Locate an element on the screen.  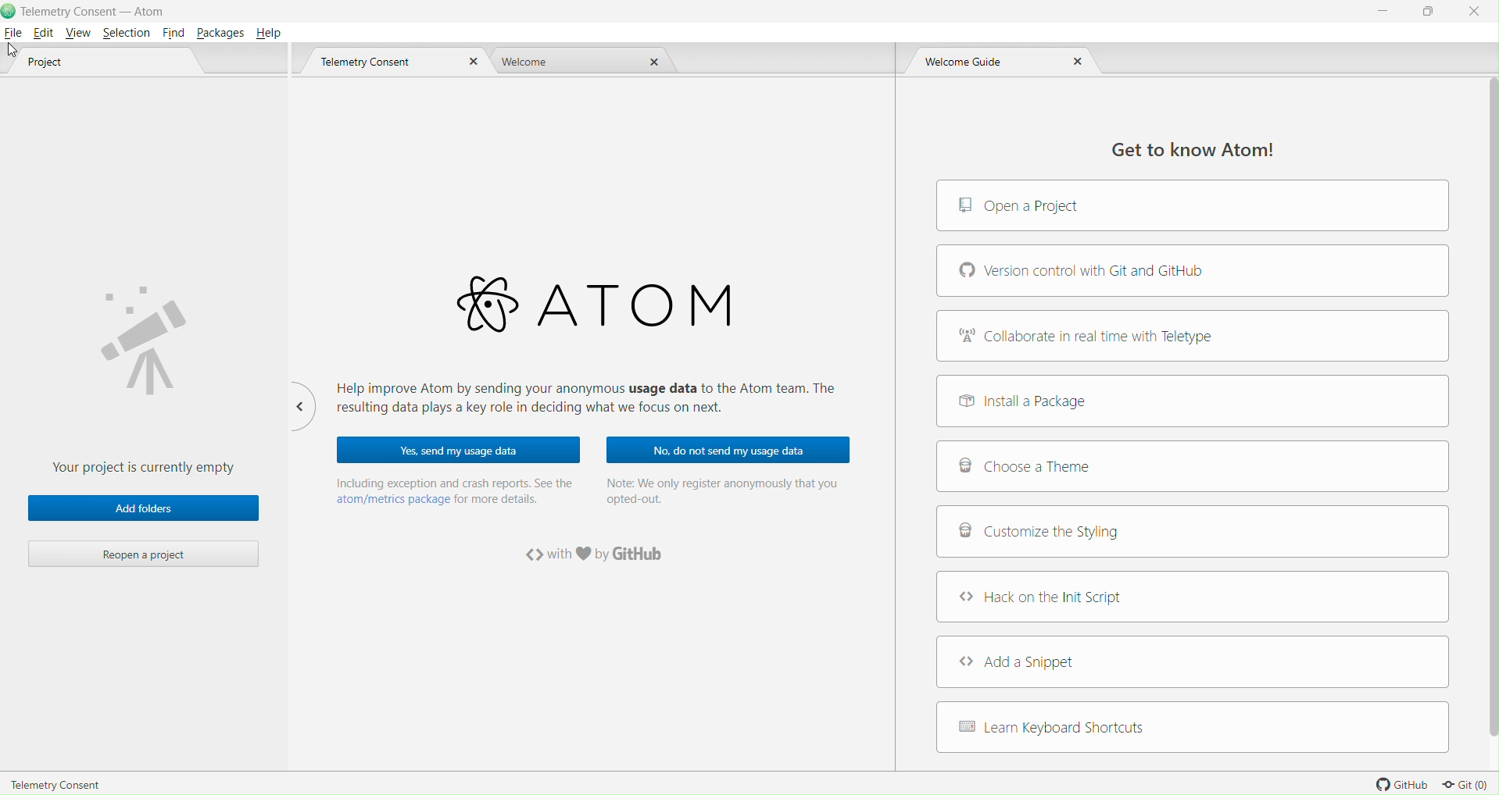
Edit is located at coordinates (43, 34).